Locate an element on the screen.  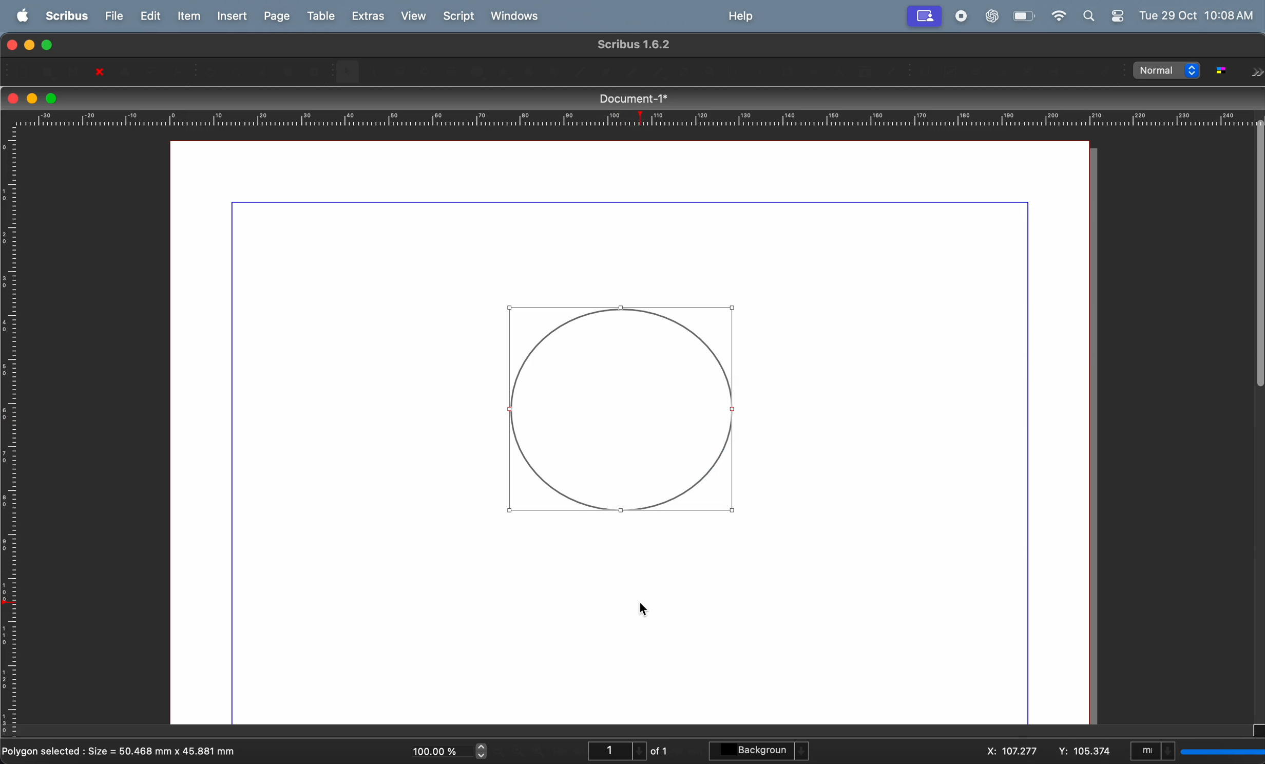
account is located at coordinates (924, 17).